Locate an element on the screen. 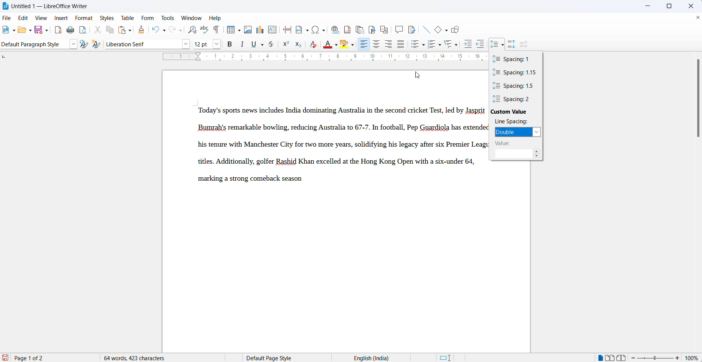 Image resolution: width=702 pixels, height=362 pixels. insert text is located at coordinates (272, 30).